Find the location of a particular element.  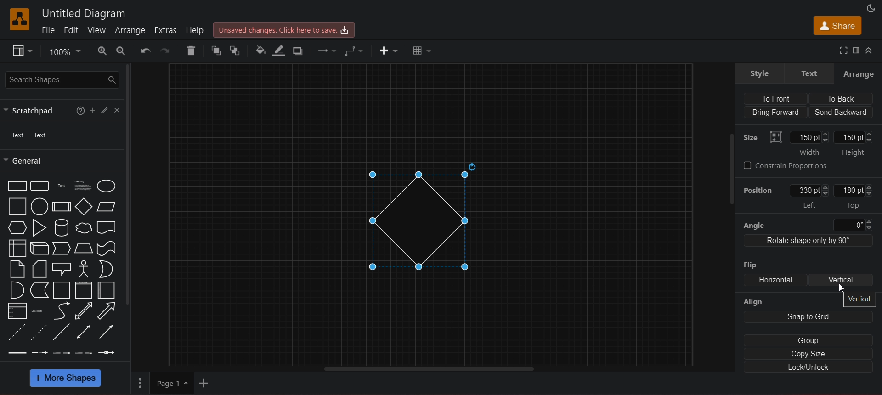

align is located at coordinates (756, 301).